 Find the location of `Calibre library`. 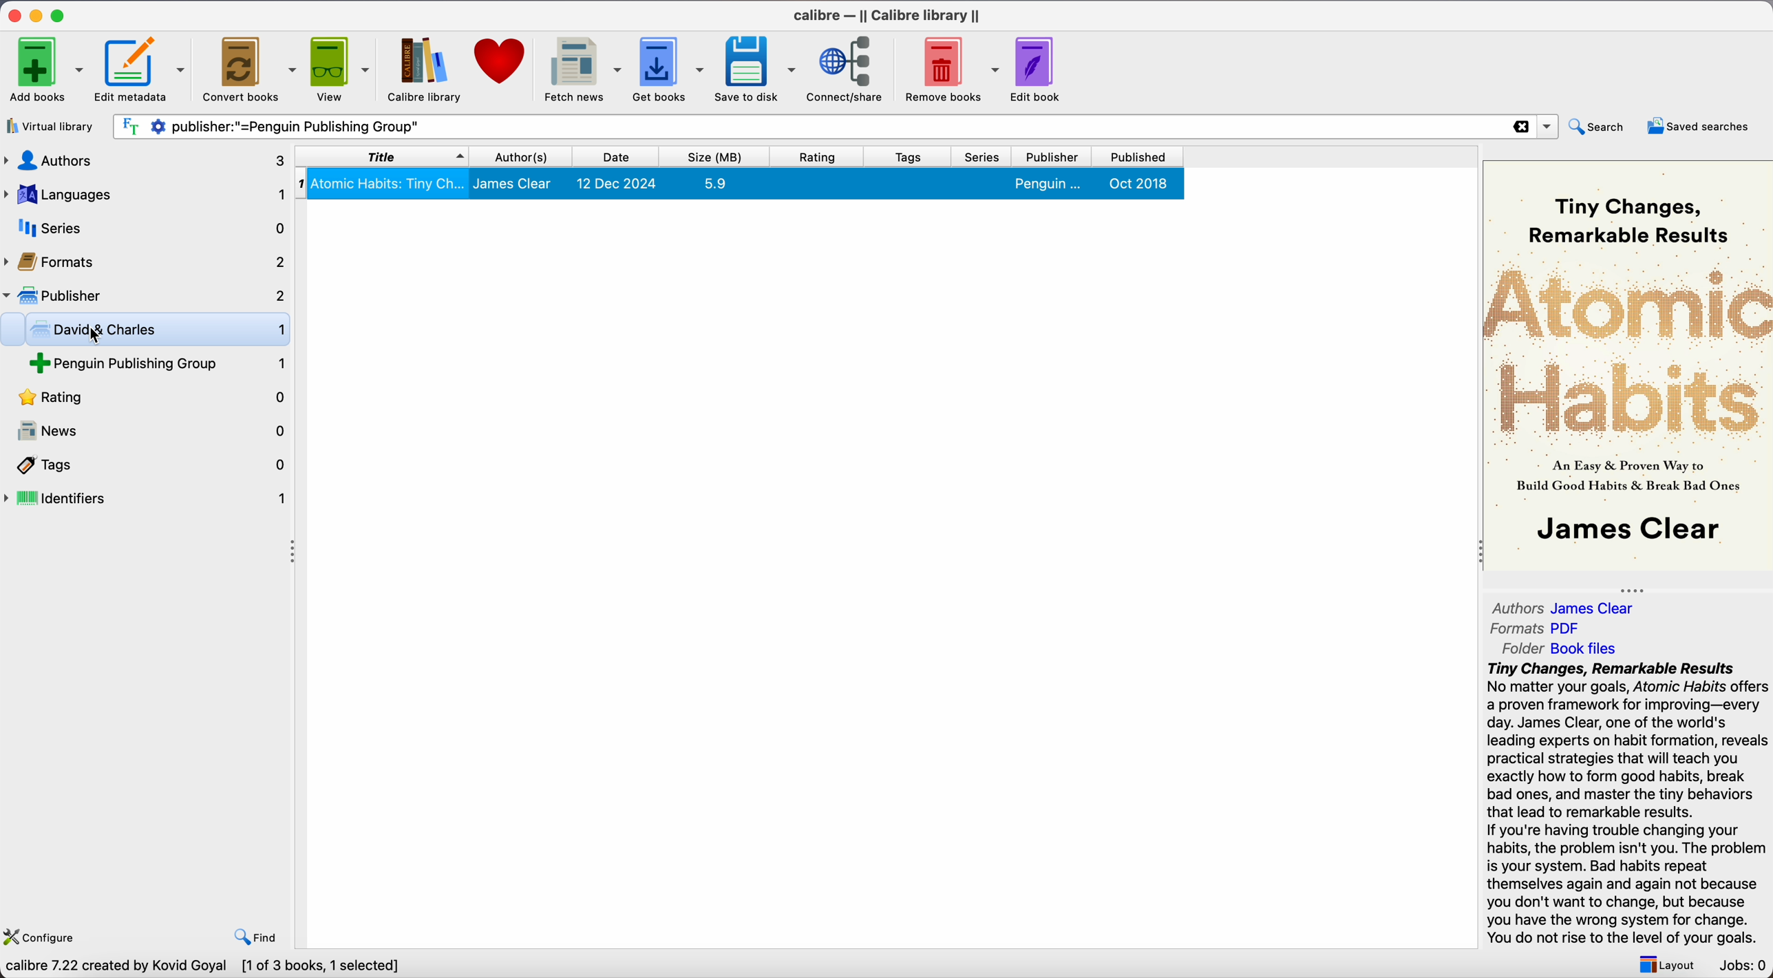

Calibre library is located at coordinates (425, 71).